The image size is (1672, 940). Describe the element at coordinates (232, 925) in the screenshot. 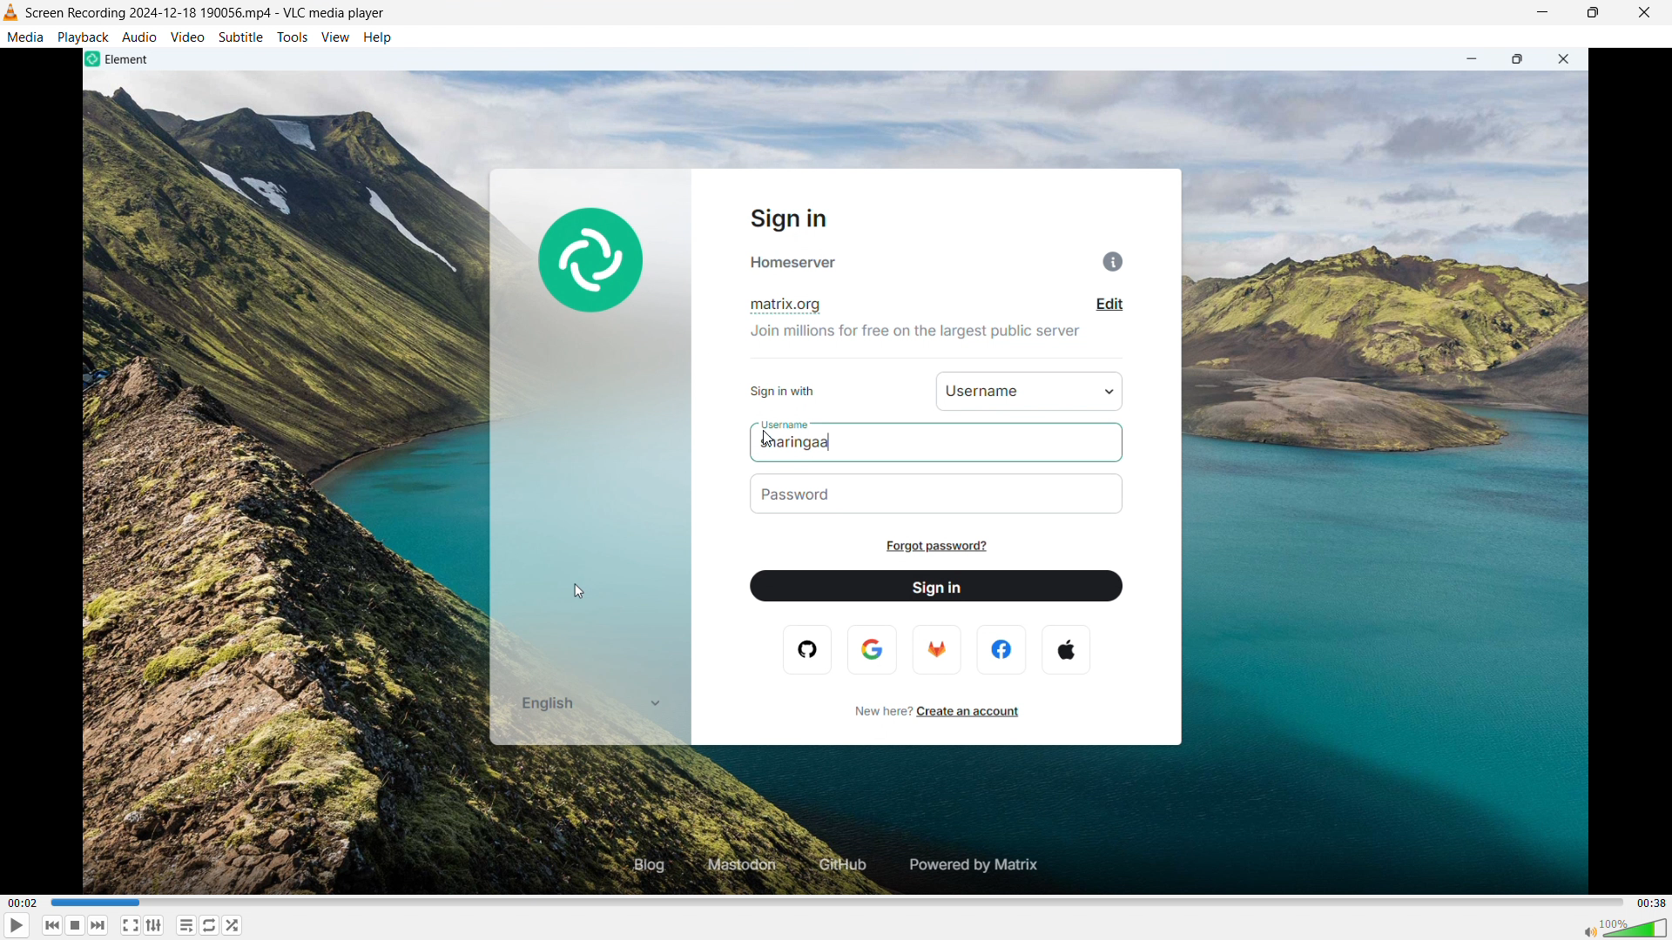

I see `random` at that location.